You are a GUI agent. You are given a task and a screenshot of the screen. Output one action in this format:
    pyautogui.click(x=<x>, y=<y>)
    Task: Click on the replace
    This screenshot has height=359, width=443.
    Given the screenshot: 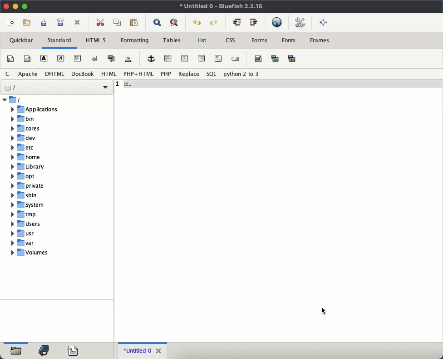 What is the action you would take?
    pyautogui.click(x=189, y=74)
    